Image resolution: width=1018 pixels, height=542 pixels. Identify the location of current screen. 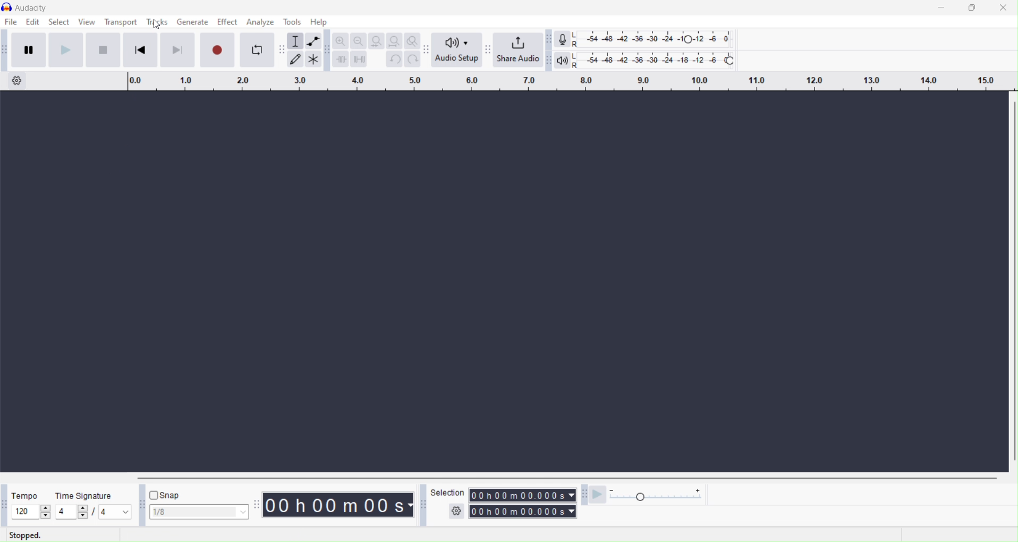
(499, 282).